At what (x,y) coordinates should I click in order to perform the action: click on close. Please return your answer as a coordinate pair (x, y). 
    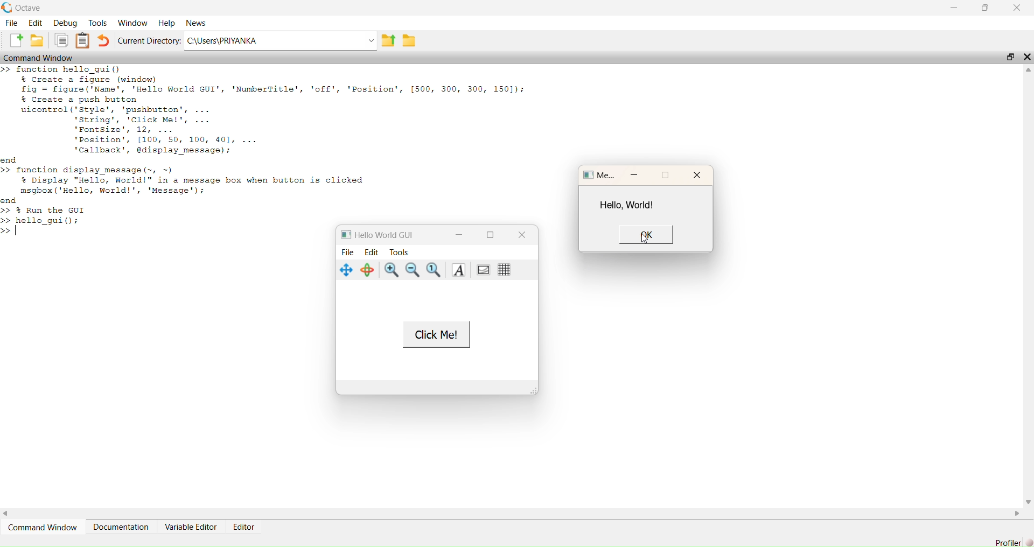
    Looking at the image, I should click on (696, 176).